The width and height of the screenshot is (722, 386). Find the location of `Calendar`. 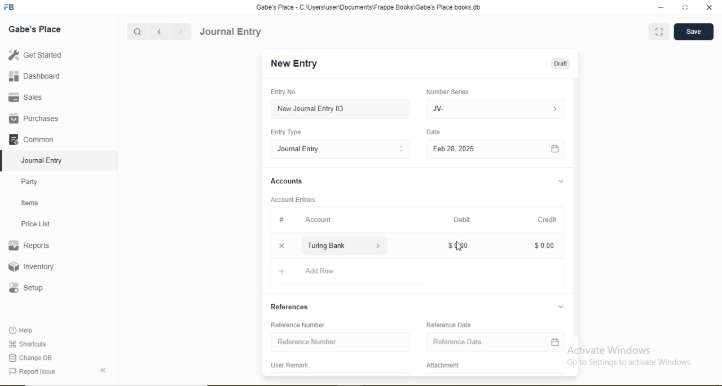

Calendar is located at coordinates (555, 150).